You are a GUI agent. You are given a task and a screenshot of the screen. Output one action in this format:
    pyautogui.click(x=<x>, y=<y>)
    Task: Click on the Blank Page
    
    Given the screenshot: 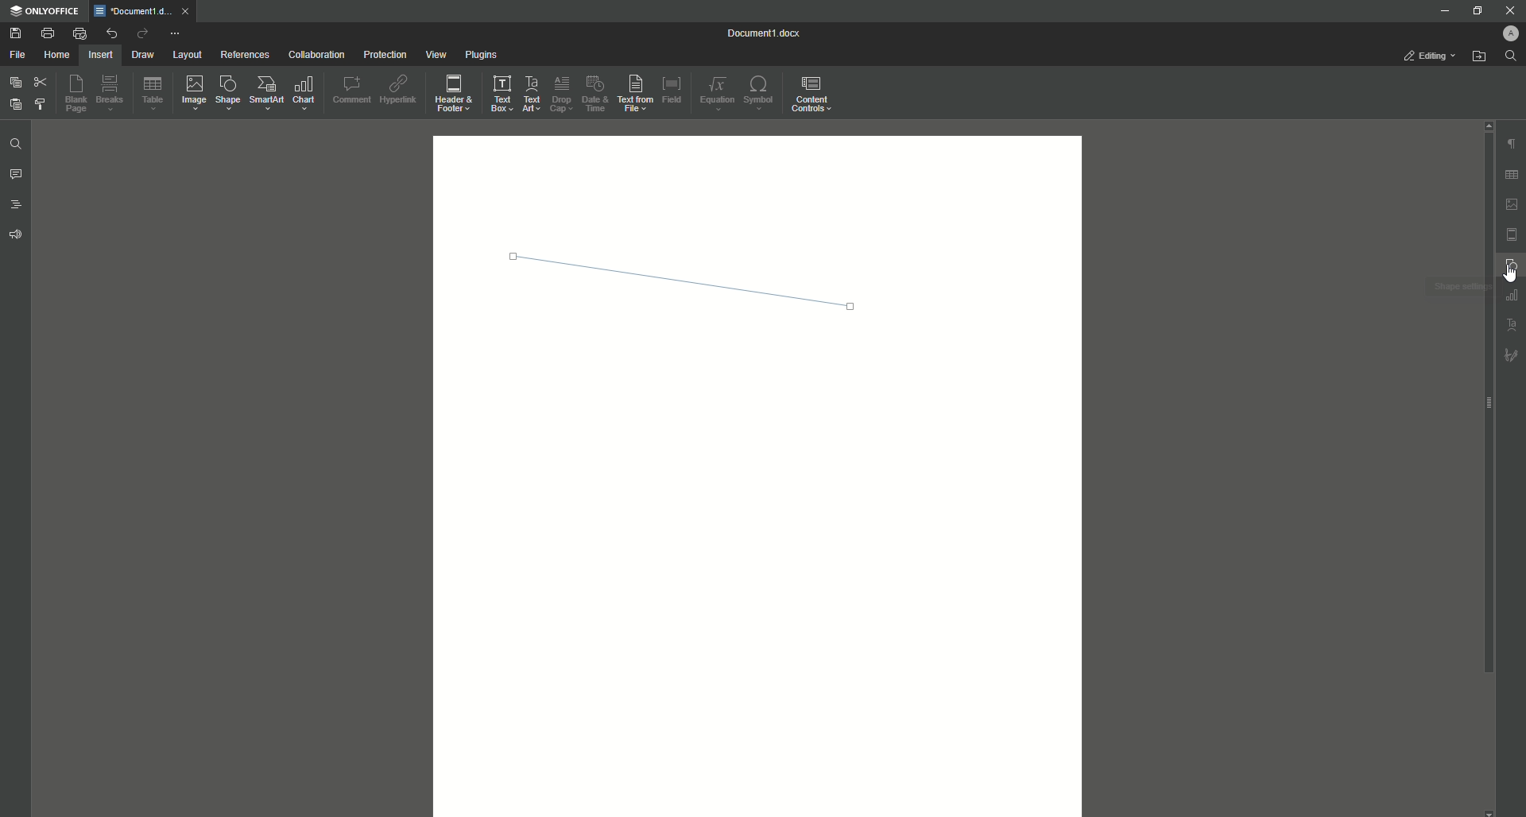 What is the action you would take?
    pyautogui.click(x=79, y=96)
    